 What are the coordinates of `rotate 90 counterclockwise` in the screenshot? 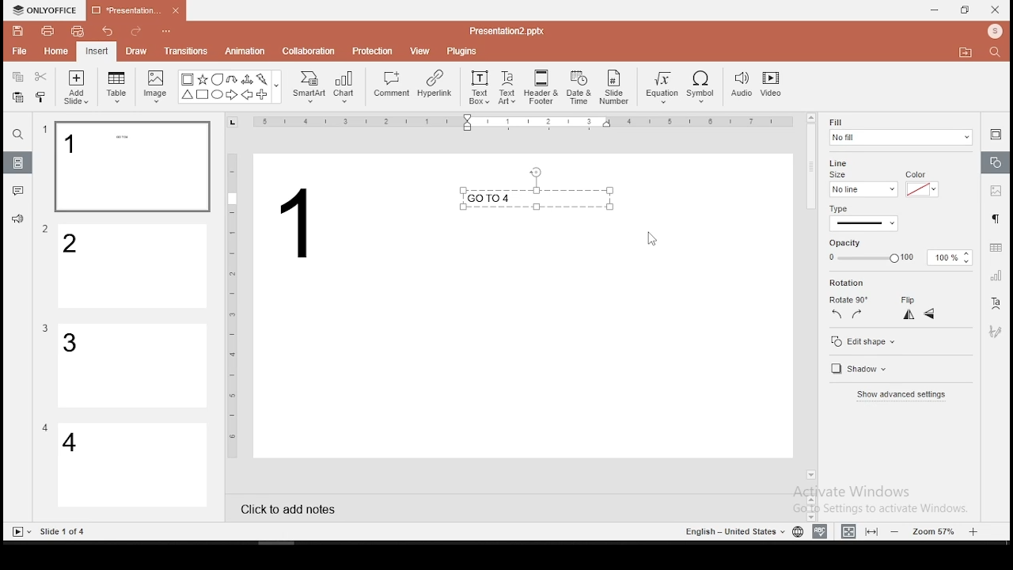 It's located at (837, 313).